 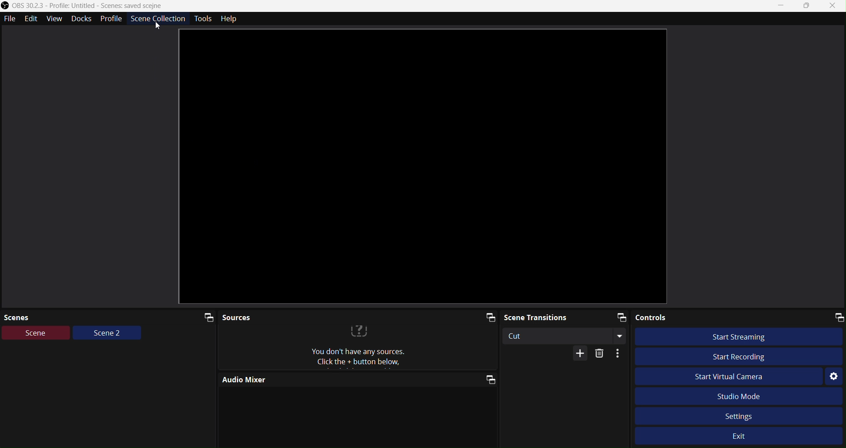 What do you see at coordinates (205, 19) in the screenshot?
I see `Tools` at bounding box center [205, 19].